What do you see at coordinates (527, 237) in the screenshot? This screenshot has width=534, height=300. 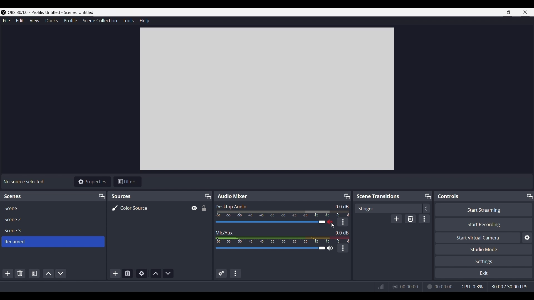 I see `Configure virtual camera` at bounding box center [527, 237].